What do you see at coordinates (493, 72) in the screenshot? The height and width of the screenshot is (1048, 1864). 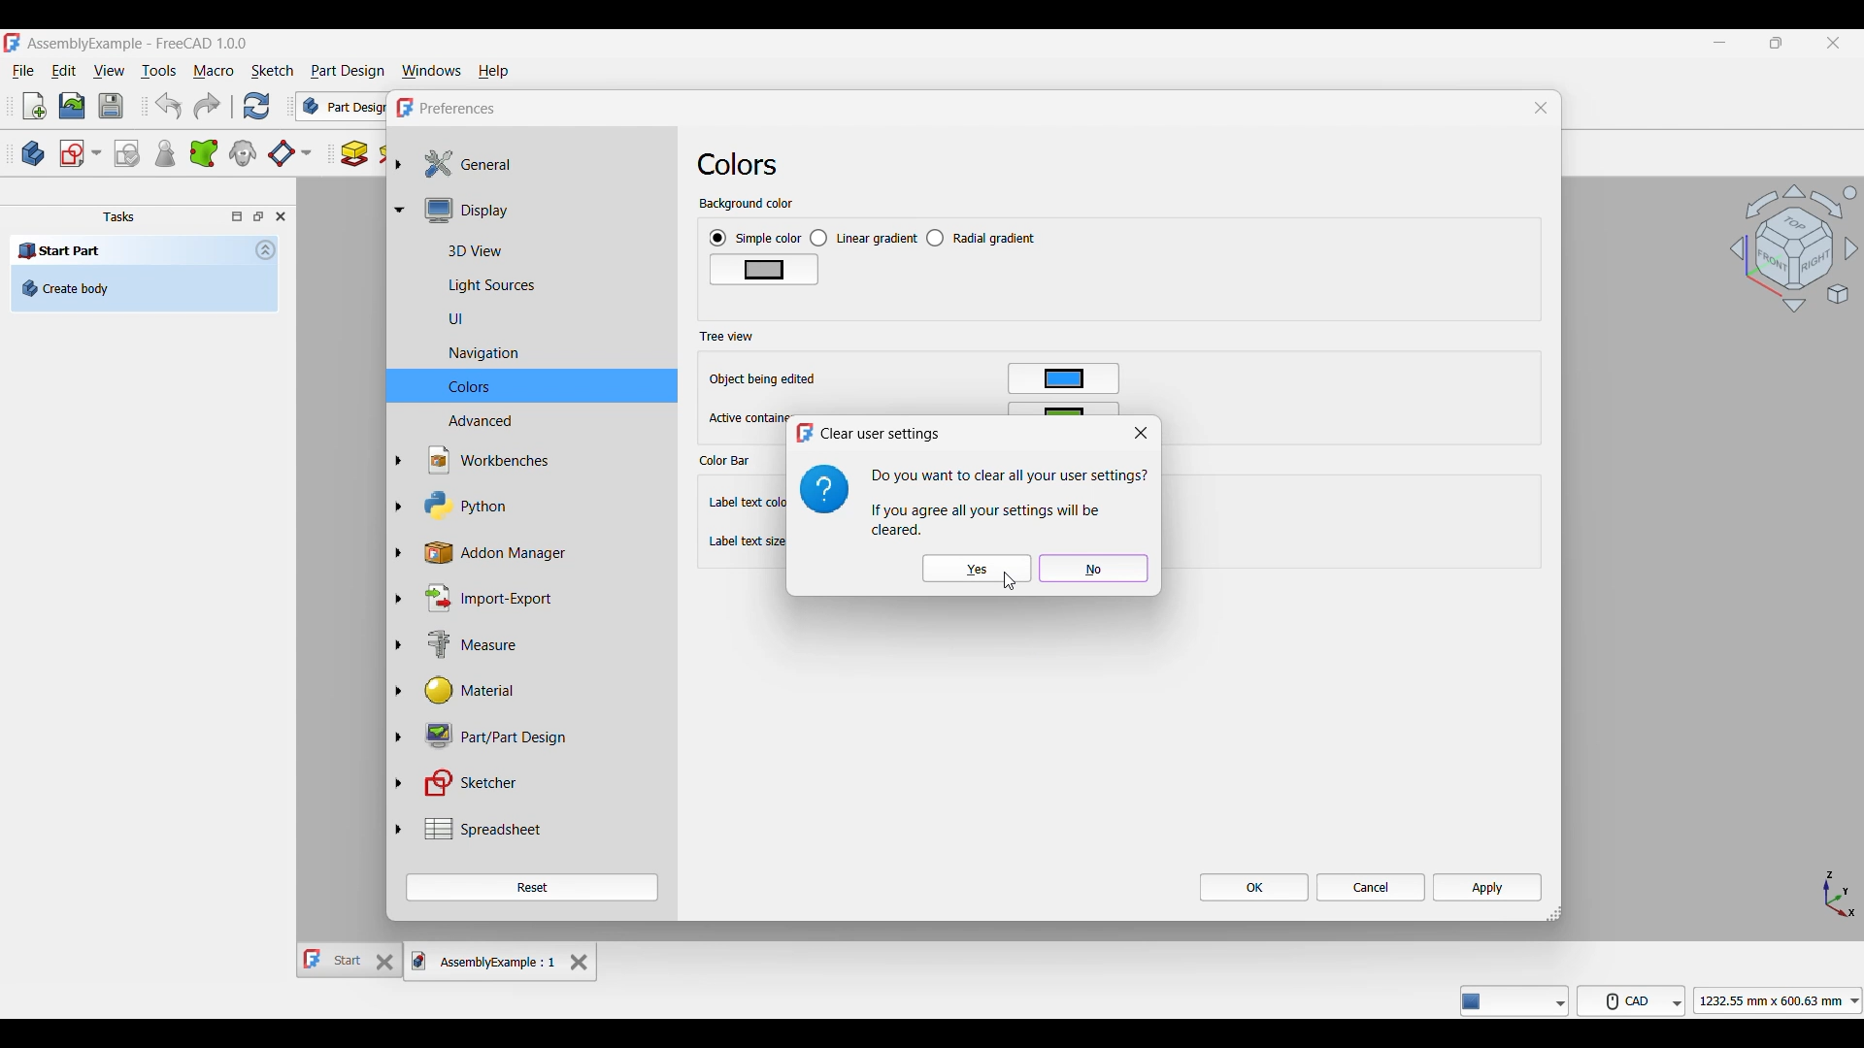 I see `Help menu` at bounding box center [493, 72].